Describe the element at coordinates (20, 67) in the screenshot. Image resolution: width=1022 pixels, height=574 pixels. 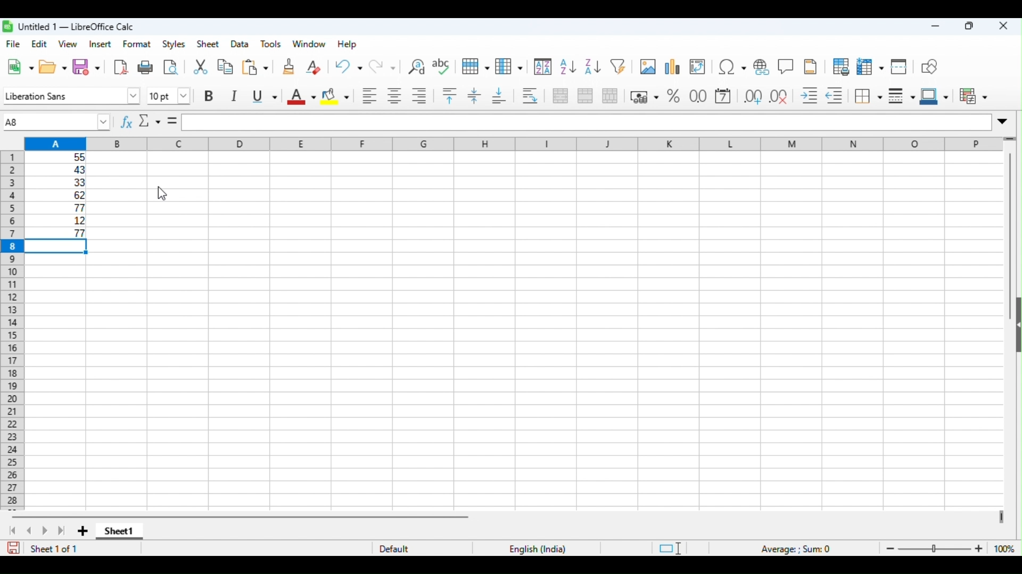
I see `new` at that location.